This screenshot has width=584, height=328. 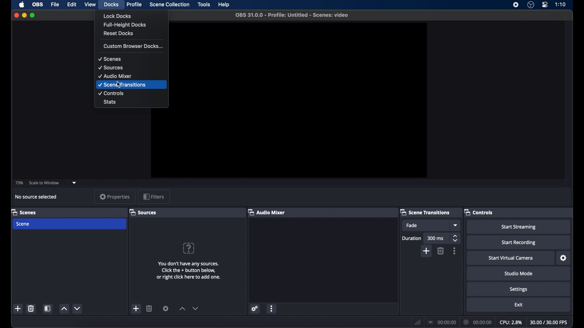 What do you see at coordinates (561, 4) in the screenshot?
I see `time` at bounding box center [561, 4].